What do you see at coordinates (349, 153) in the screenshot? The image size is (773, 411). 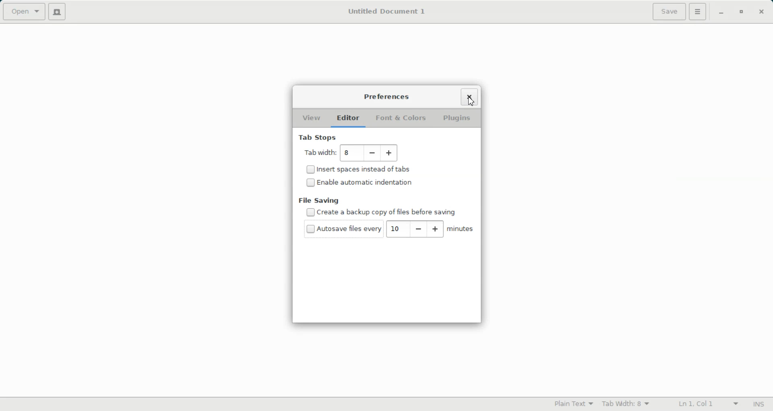 I see `10` at bounding box center [349, 153].